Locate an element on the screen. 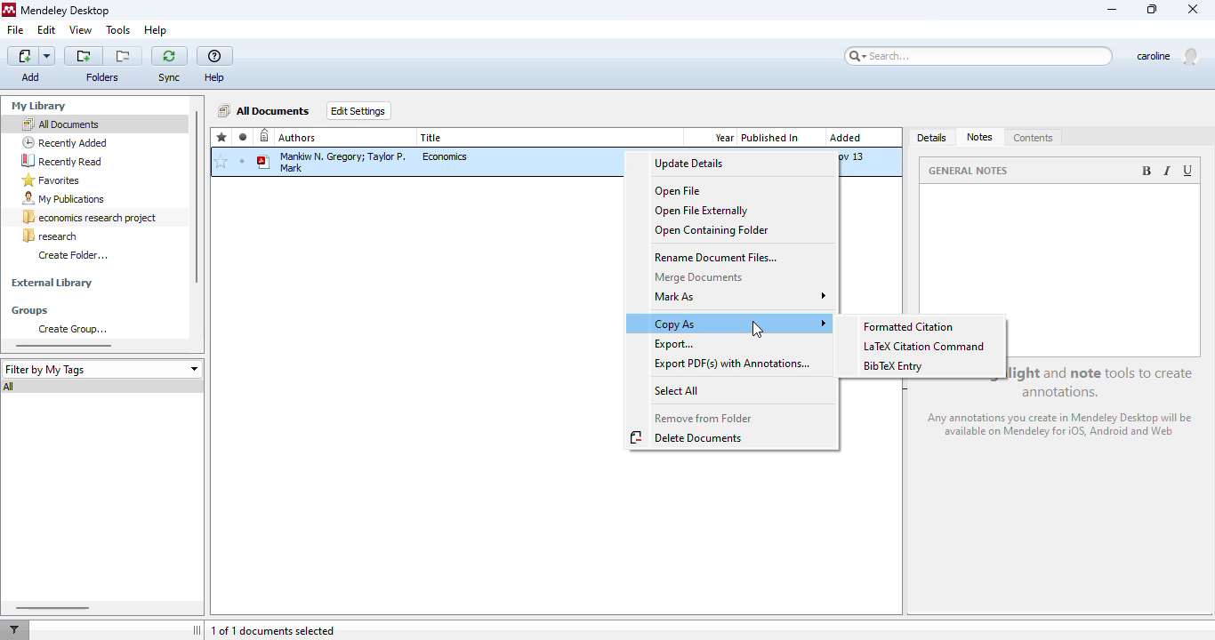  recently added is located at coordinates (65, 142).